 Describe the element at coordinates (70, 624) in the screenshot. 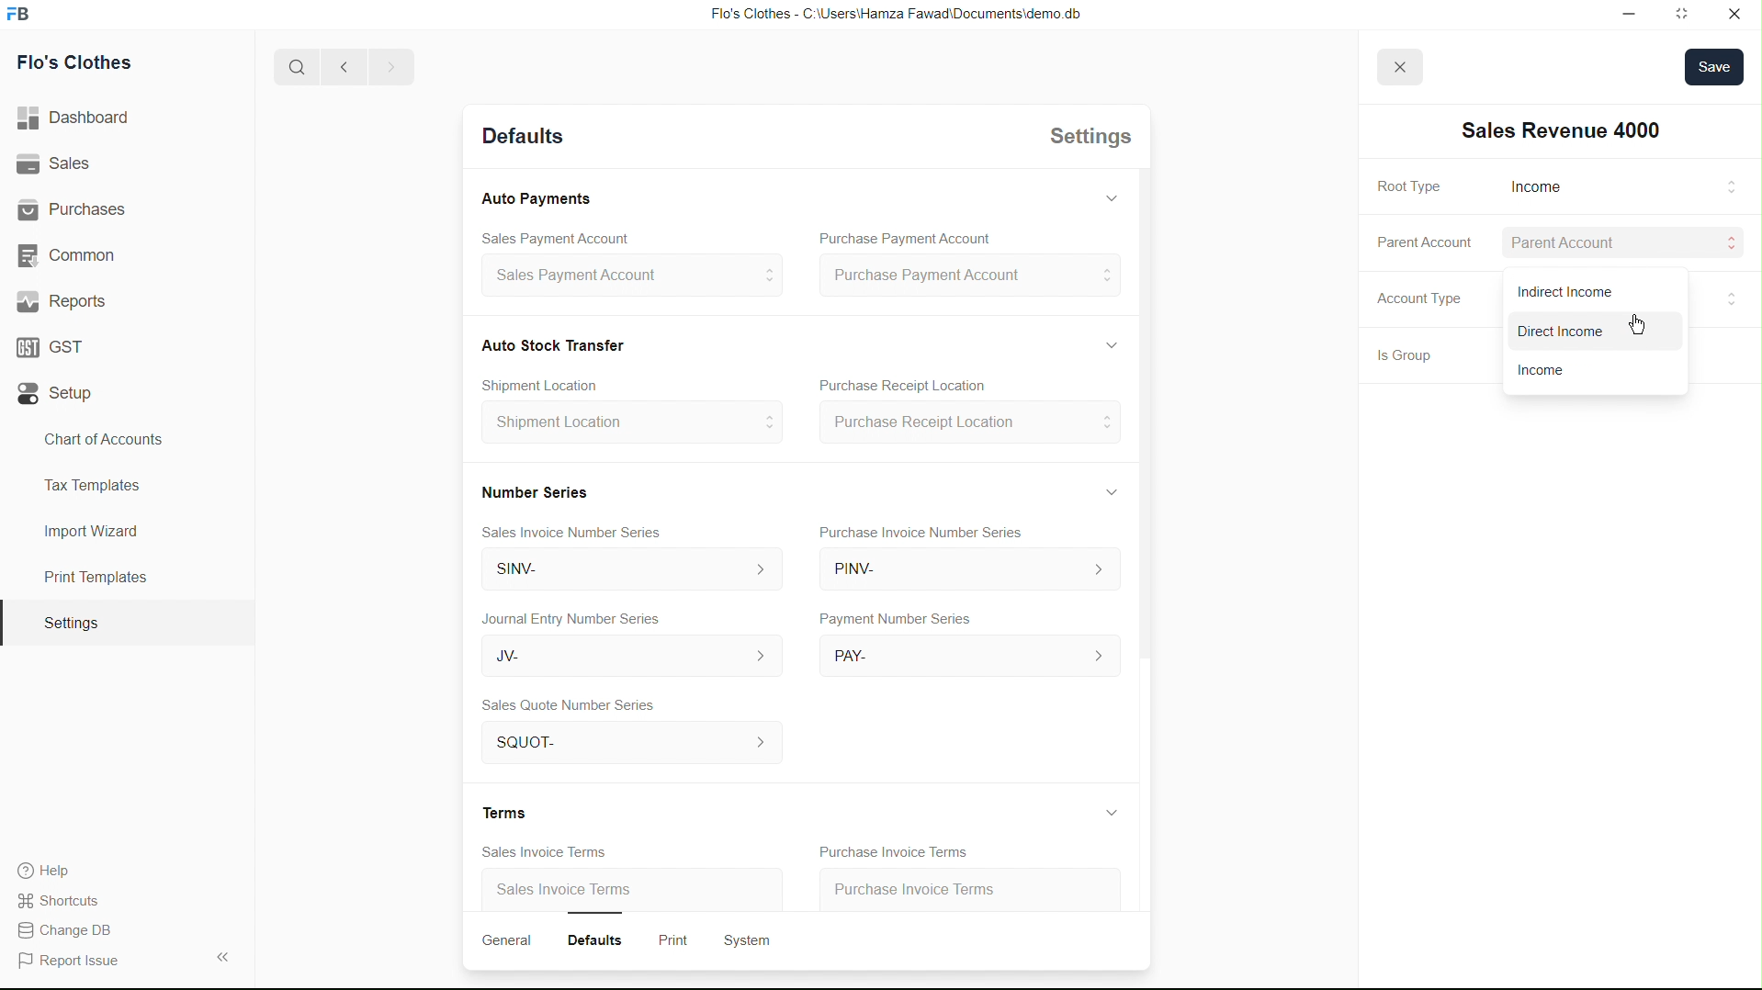

I see `Settings` at that location.